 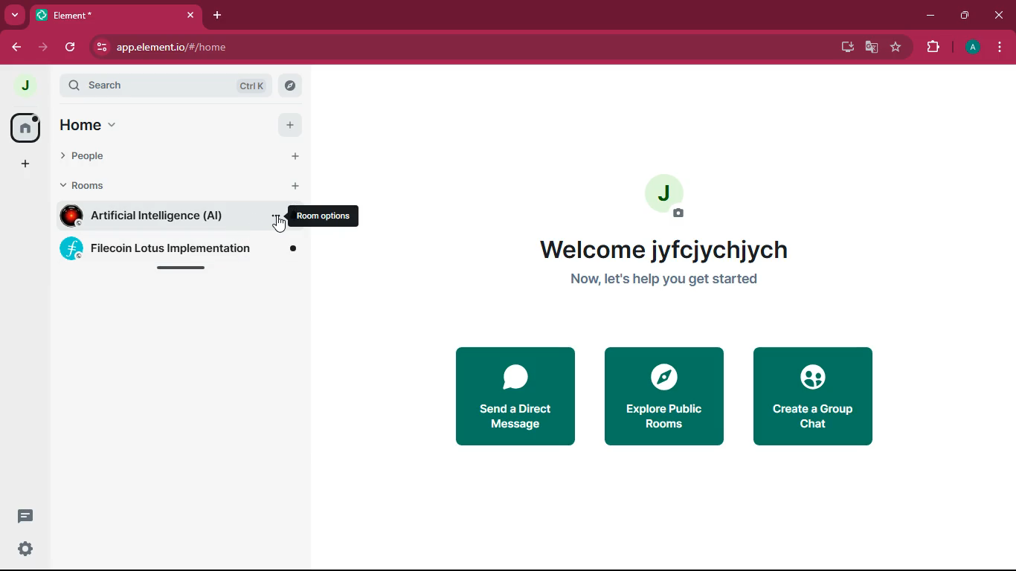 I want to click on google translate, so click(x=870, y=48).